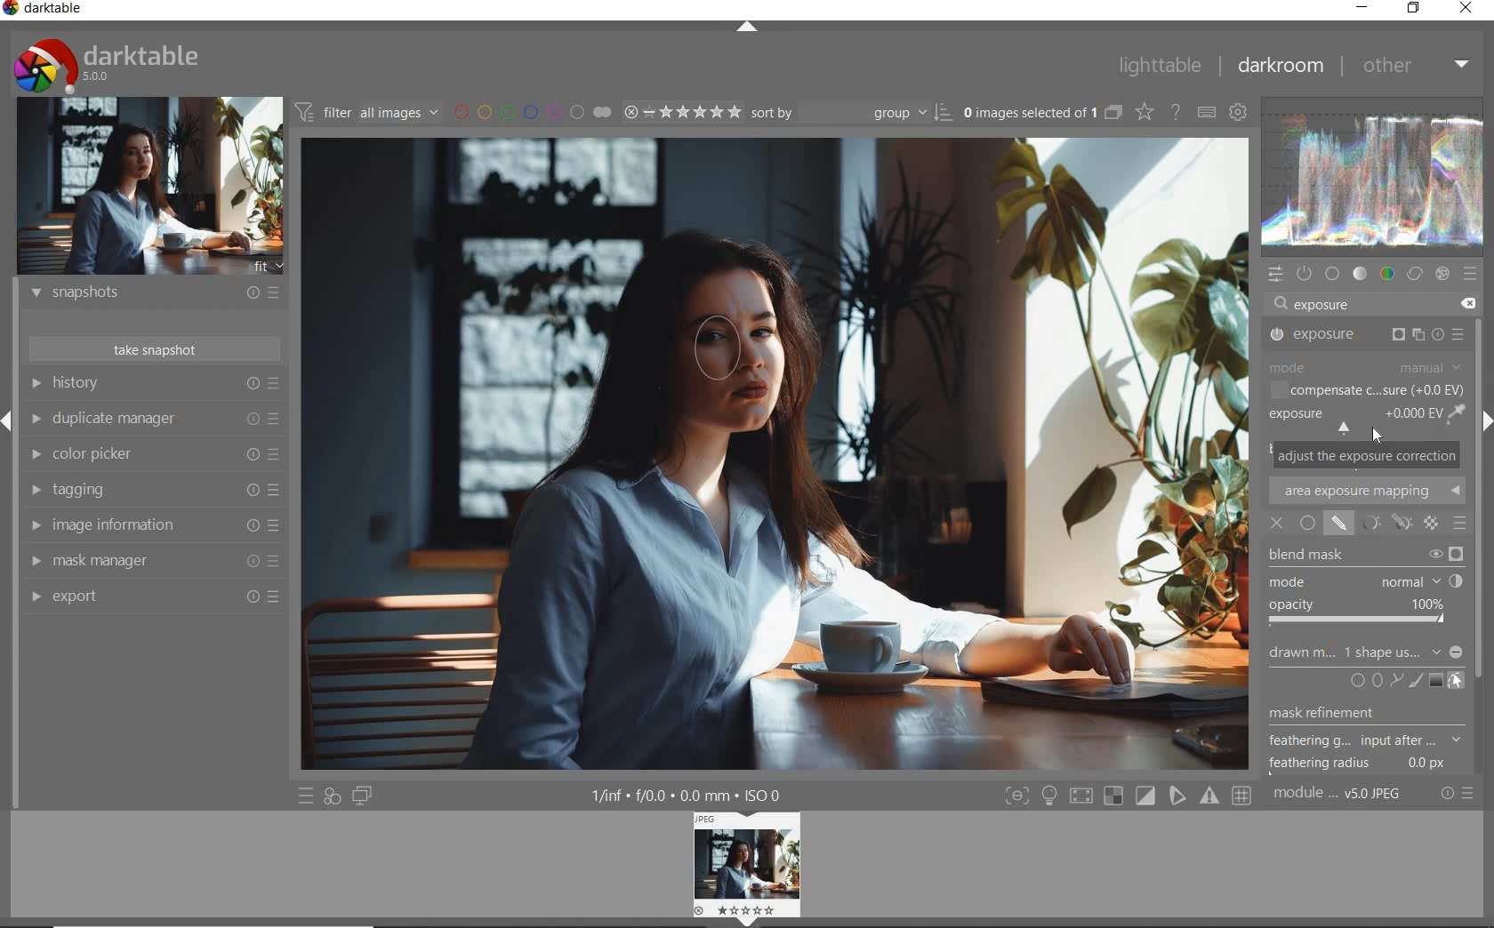 Image resolution: width=1494 pixels, height=928 pixels. What do you see at coordinates (1375, 180) in the screenshot?
I see `waveform` at bounding box center [1375, 180].